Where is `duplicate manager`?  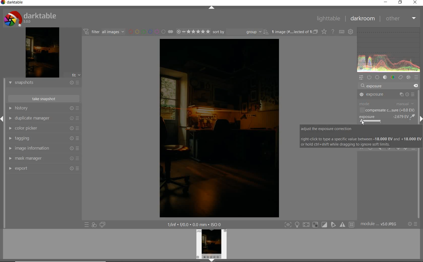
duplicate manager is located at coordinates (43, 118).